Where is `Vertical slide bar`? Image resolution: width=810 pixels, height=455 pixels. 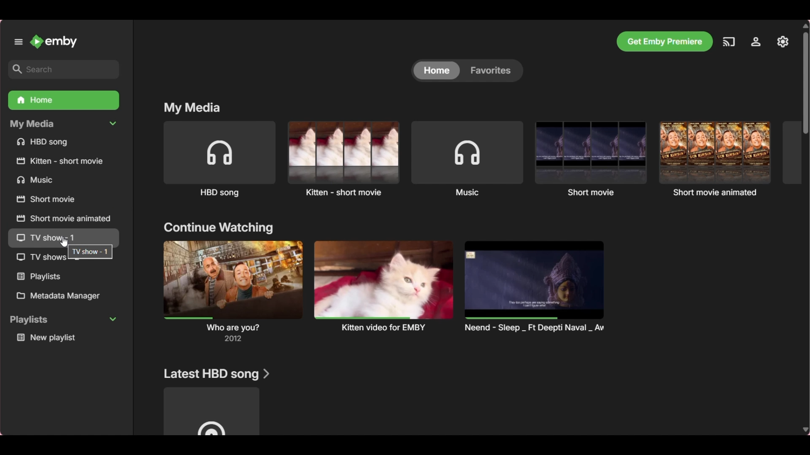 Vertical slide bar is located at coordinates (805, 83).